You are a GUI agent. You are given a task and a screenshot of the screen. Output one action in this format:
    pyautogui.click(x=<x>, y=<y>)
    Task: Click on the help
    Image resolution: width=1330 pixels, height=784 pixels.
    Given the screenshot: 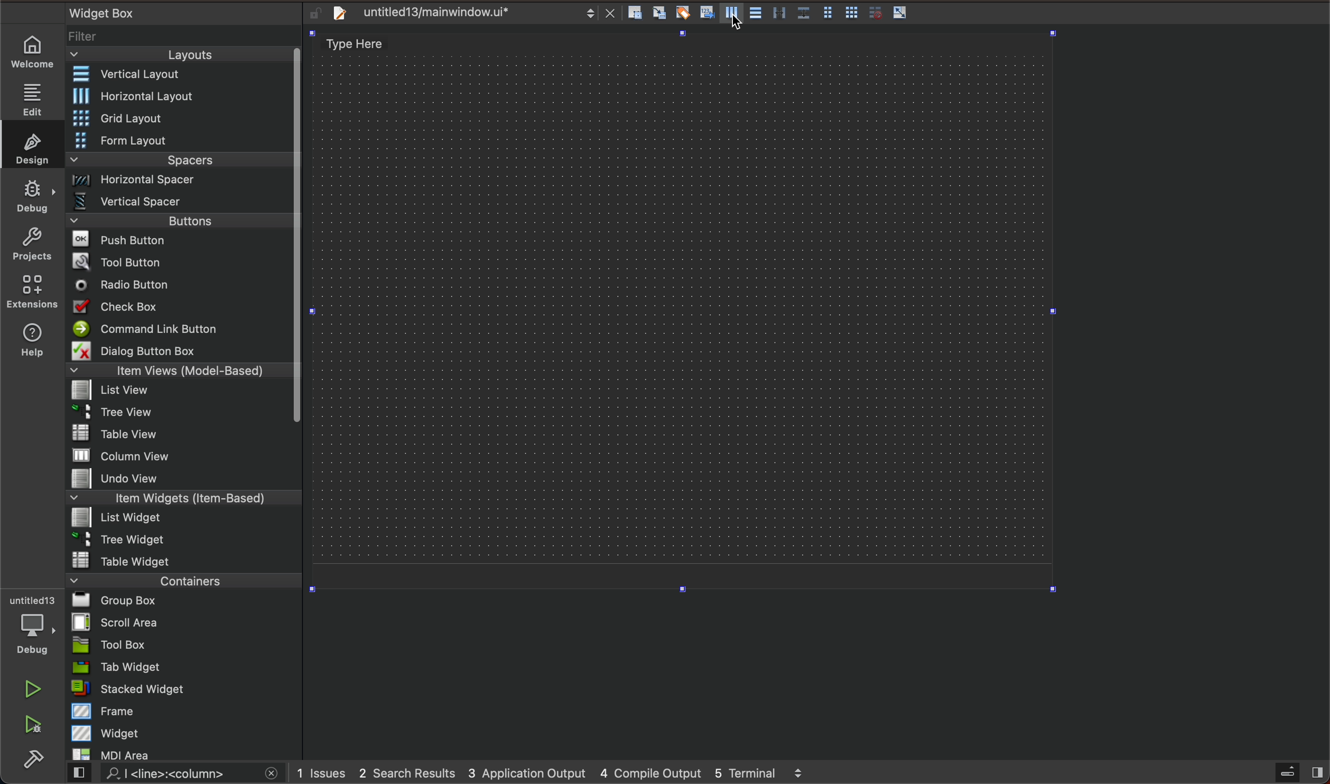 What is the action you would take?
    pyautogui.click(x=31, y=344)
    